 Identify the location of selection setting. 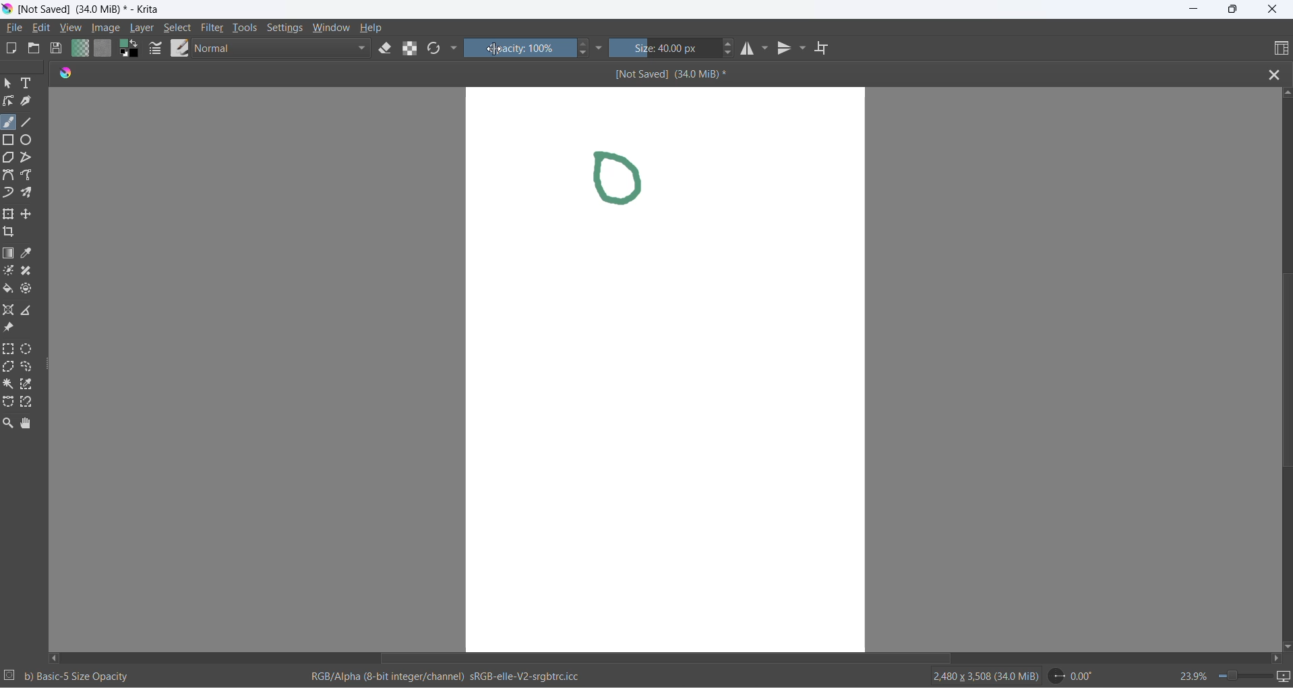
(10, 676).